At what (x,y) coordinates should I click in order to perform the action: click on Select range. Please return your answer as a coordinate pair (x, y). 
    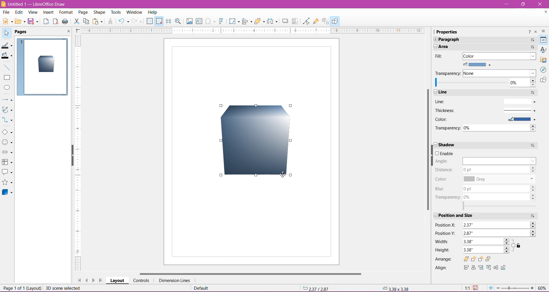
    Looking at the image, I should click on (501, 206).